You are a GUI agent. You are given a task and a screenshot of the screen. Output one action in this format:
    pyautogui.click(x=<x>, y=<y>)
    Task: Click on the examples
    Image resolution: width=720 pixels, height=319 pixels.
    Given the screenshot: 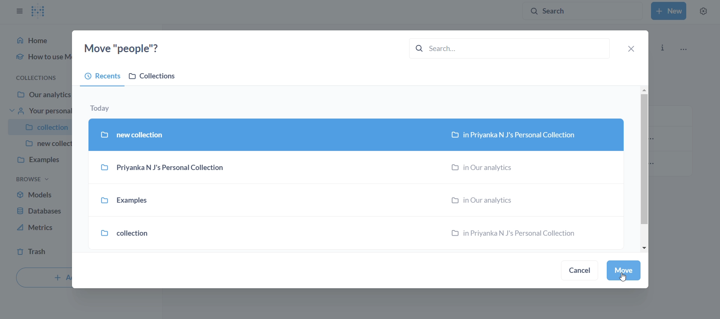 What is the action you would take?
    pyautogui.click(x=357, y=200)
    